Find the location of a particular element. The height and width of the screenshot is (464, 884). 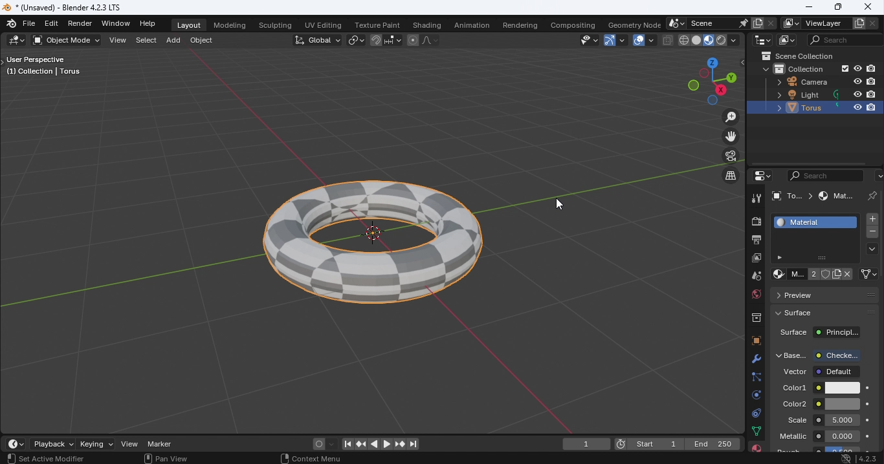

Select view is located at coordinates (14, 458).